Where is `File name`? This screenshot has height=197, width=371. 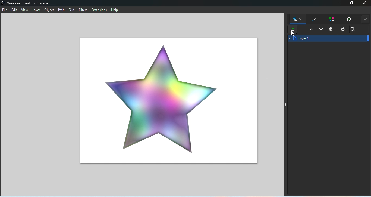 File name is located at coordinates (27, 3).